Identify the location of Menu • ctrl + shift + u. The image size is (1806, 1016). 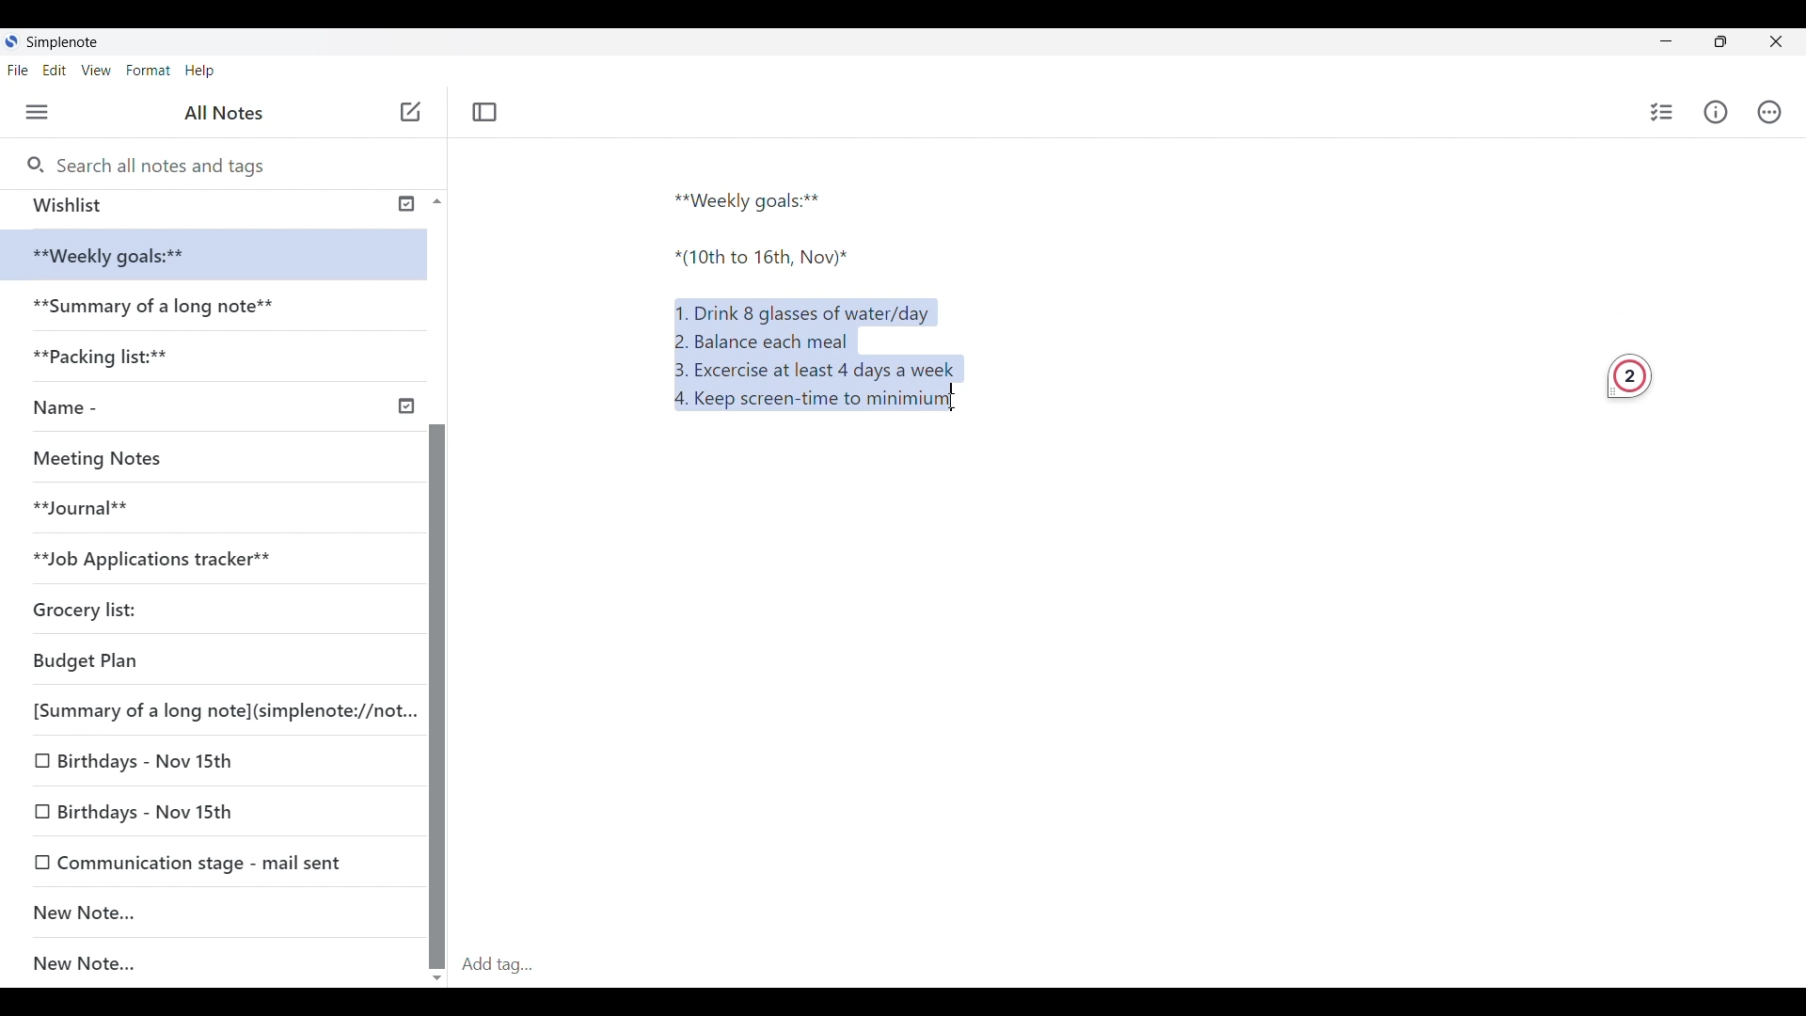
(44, 112).